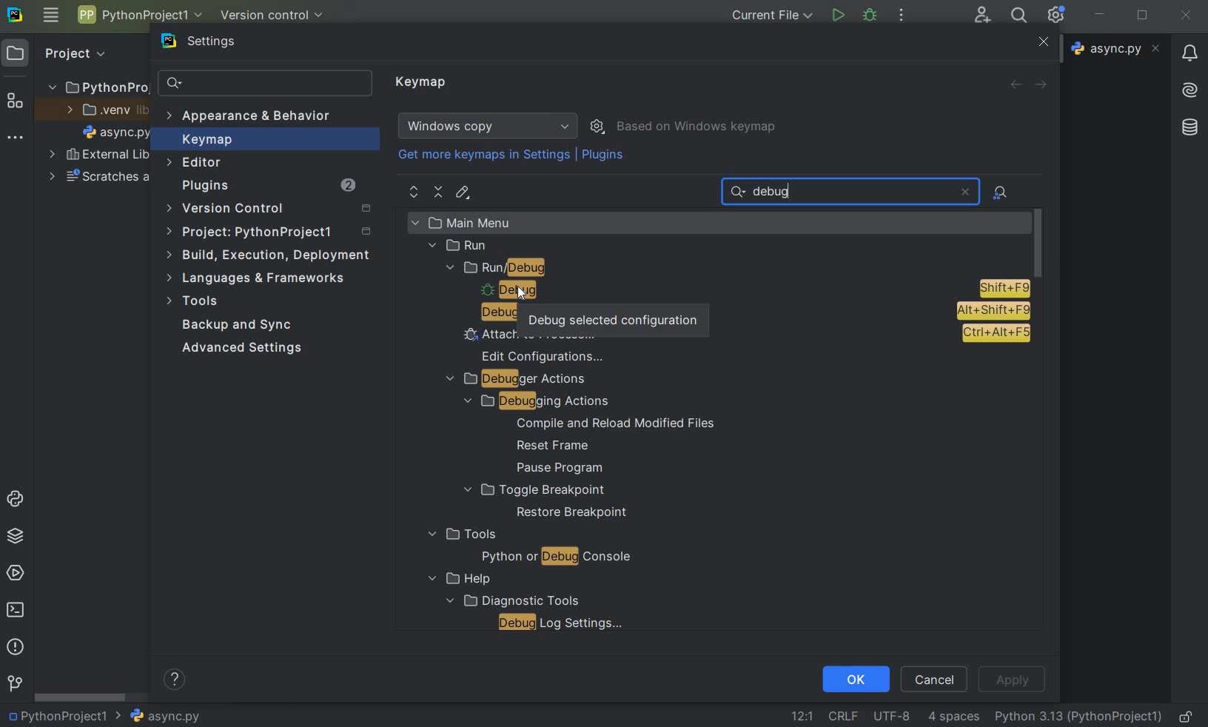  What do you see at coordinates (599, 125) in the screenshot?
I see `show scheme actions` at bounding box center [599, 125].